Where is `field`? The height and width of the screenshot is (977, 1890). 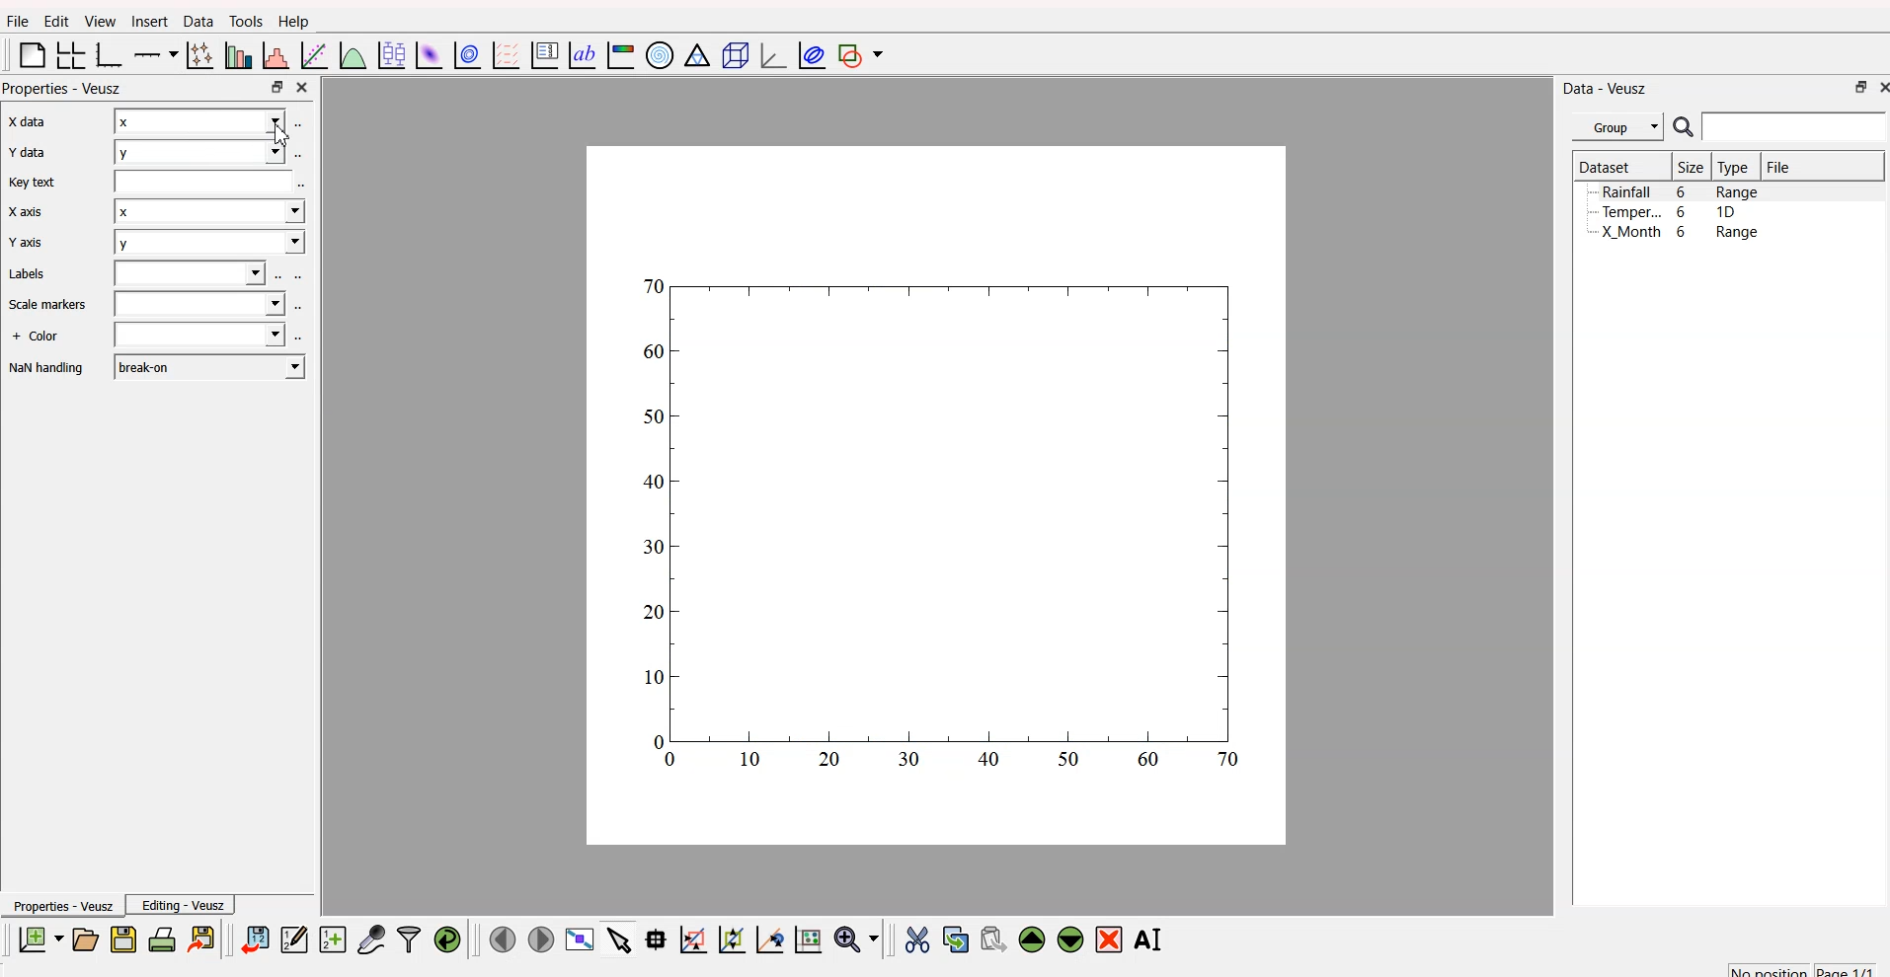 field is located at coordinates (203, 304).